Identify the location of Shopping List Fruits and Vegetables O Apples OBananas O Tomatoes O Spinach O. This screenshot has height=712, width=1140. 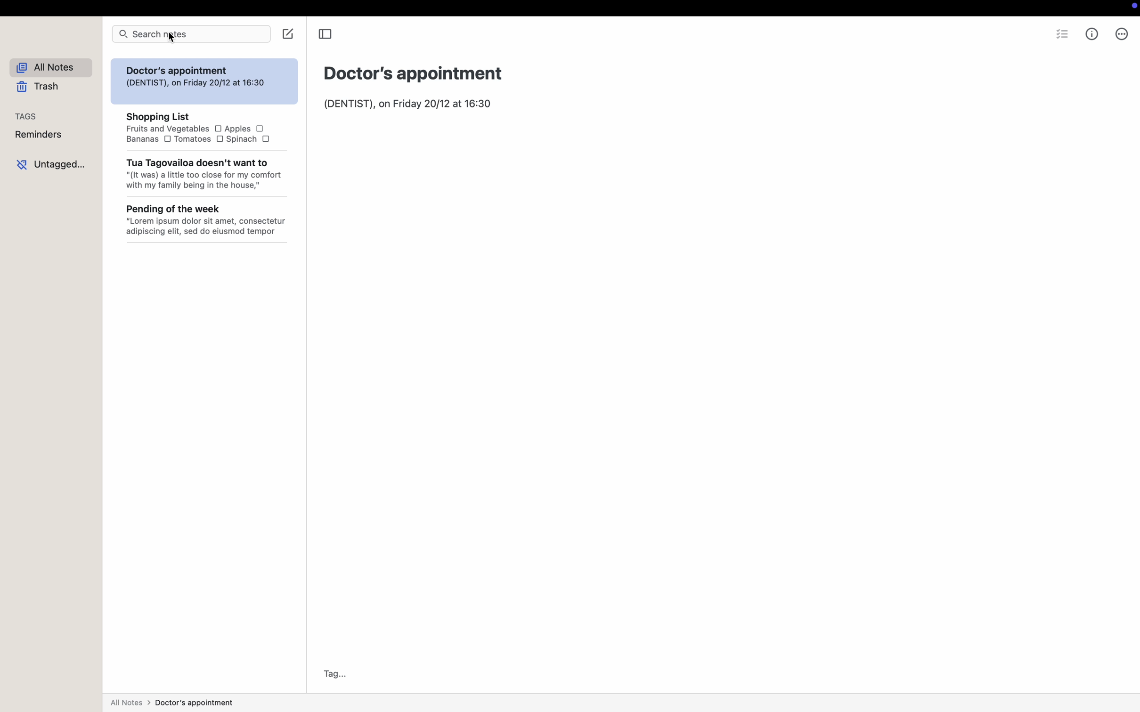
(197, 128).